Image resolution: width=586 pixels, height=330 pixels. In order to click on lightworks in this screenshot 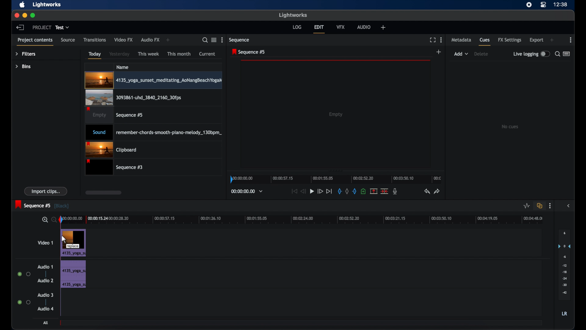, I will do `click(47, 5)`.